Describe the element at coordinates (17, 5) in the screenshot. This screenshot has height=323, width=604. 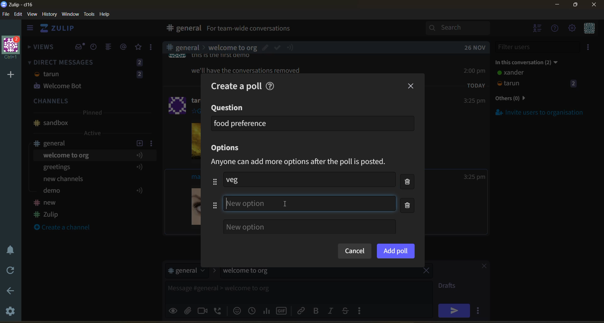
I see `app name and organisation name` at that location.